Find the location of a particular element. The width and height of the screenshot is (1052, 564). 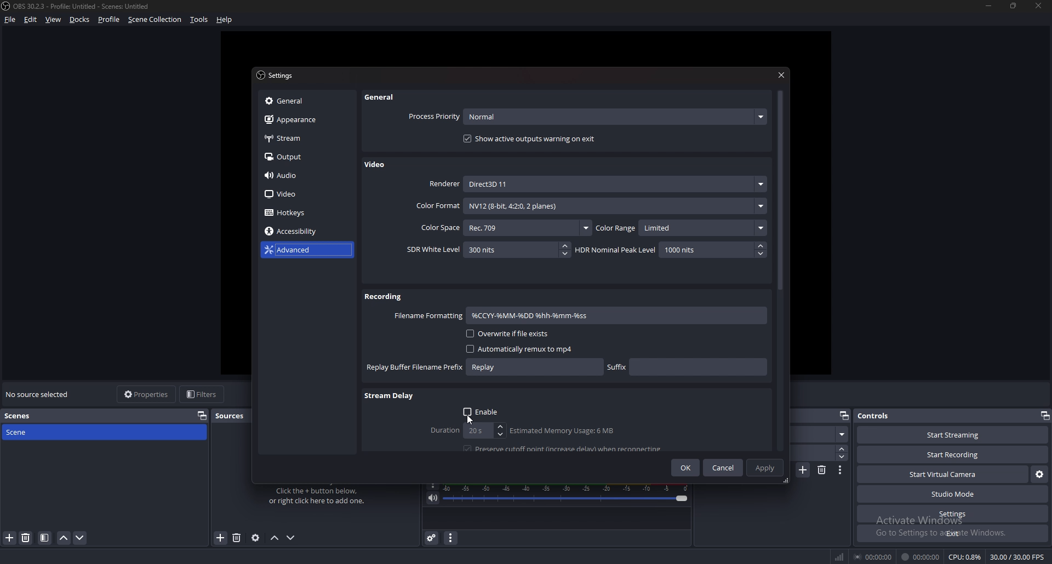

cancel is located at coordinates (724, 469).